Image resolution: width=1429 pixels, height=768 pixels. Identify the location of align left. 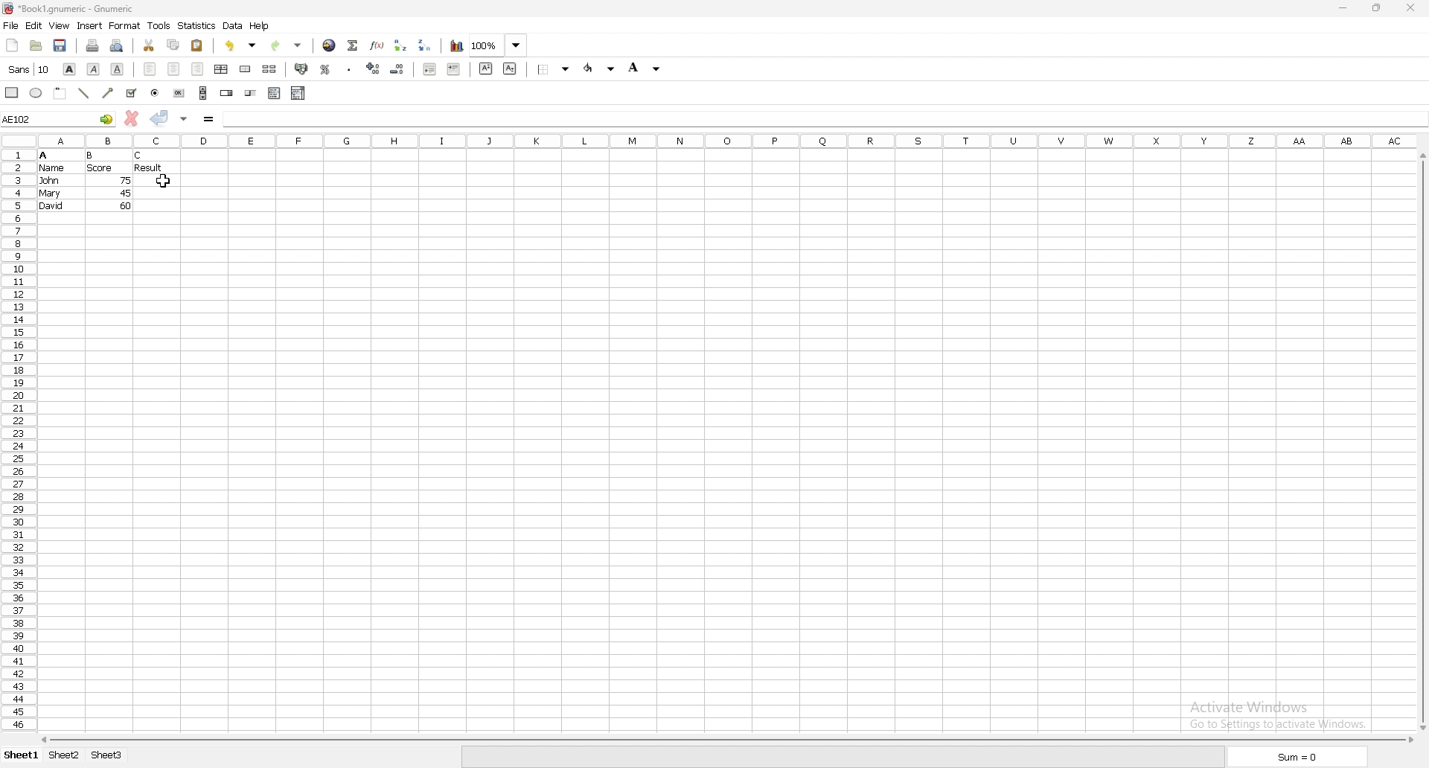
(150, 69).